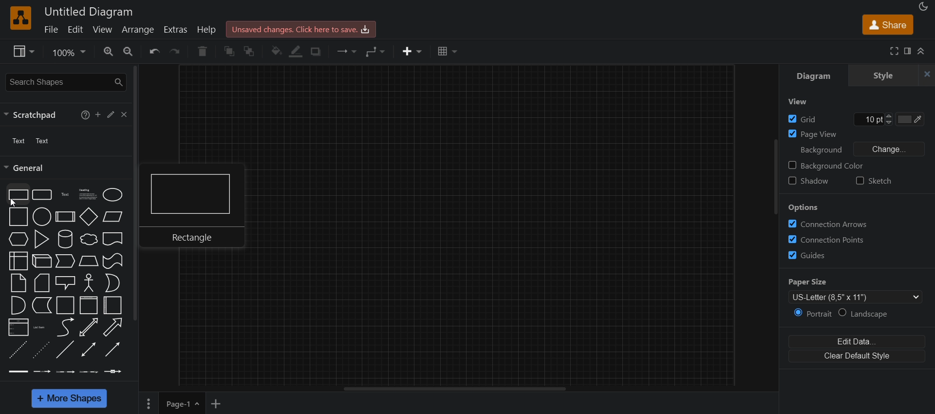 Image resolution: width=935 pixels, height=414 pixels. What do you see at coordinates (66, 80) in the screenshot?
I see `search shapes` at bounding box center [66, 80].